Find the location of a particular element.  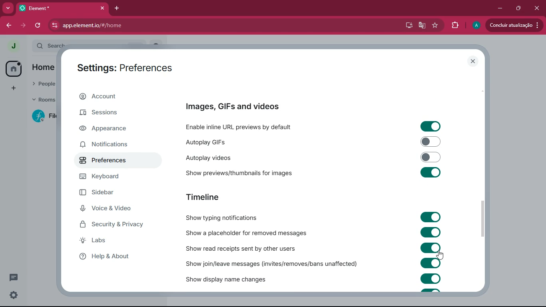

extensions is located at coordinates (456, 25).